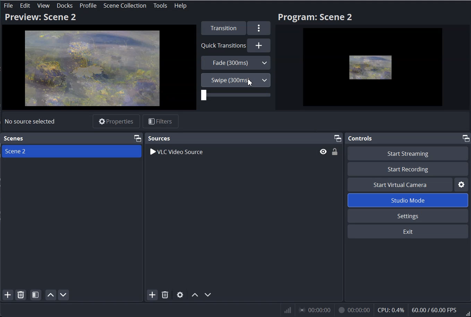 The width and height of the screenshot is (471, 317). Describe the element at coordinates (375, 309) in the screenshot. I see `Numeric Result` at that location.